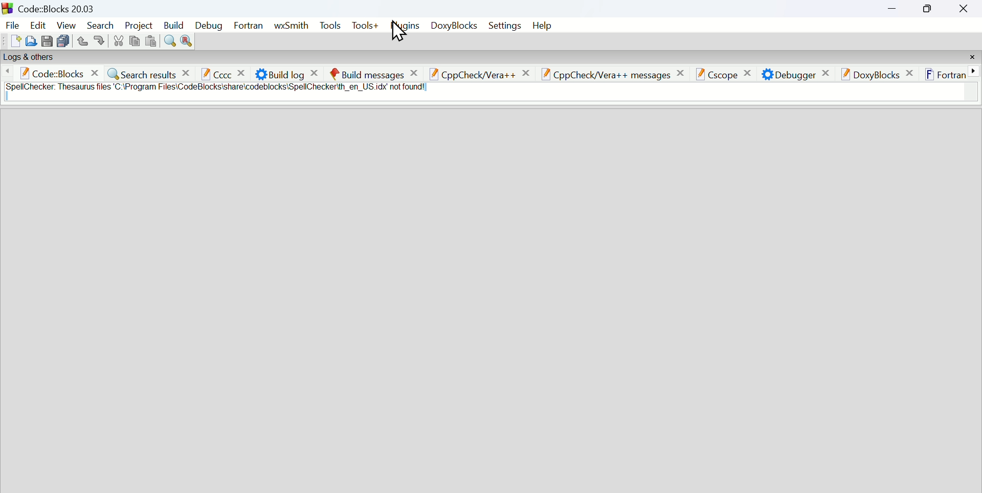  I want to click on Icon, so click(8, 8).